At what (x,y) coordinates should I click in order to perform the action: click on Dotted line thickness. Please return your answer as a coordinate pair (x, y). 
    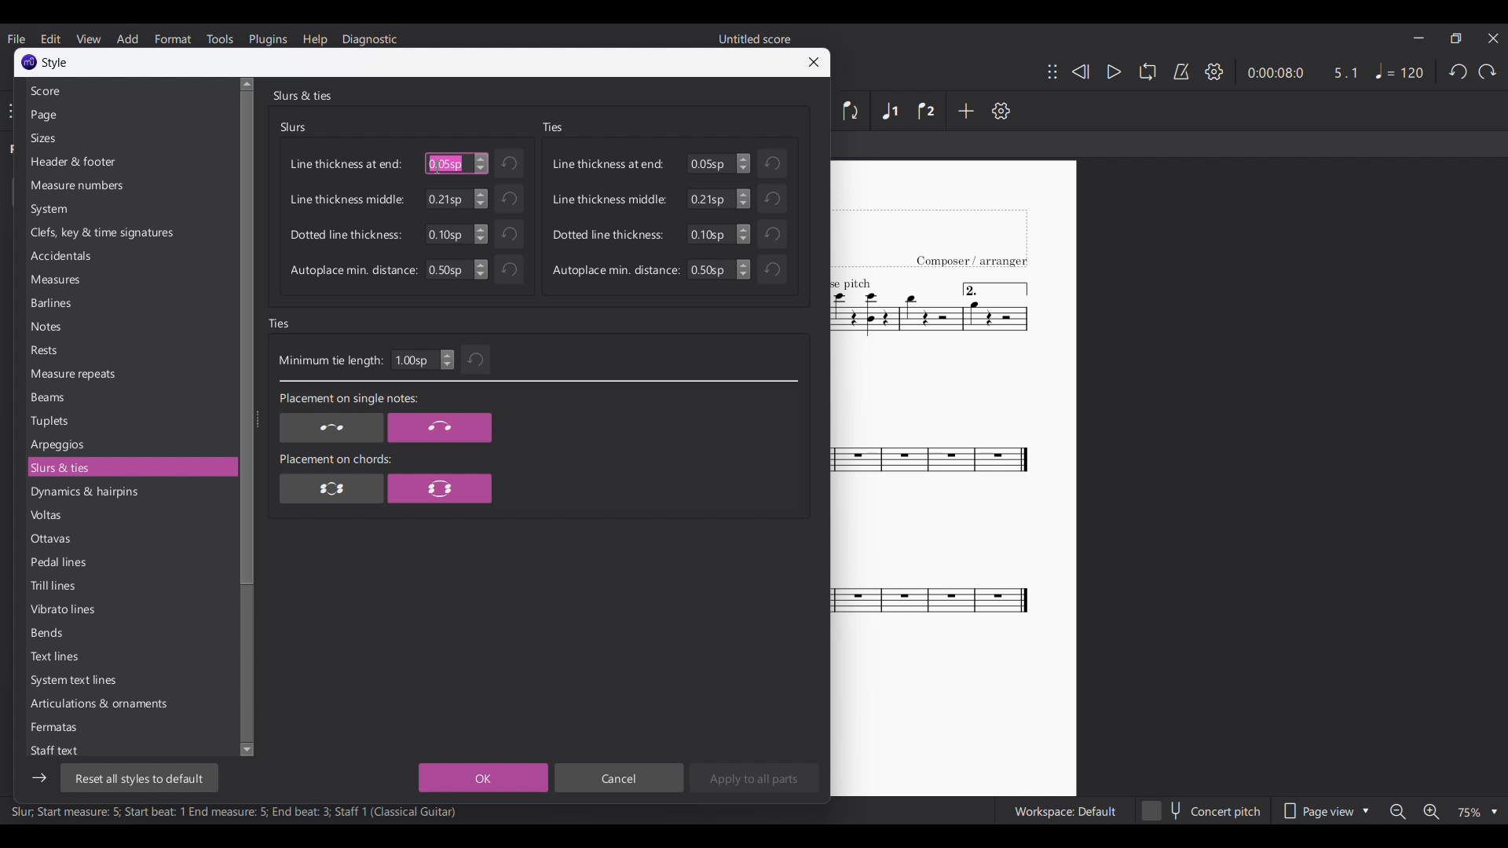
    Looking at the image, I should click on (346, 235).